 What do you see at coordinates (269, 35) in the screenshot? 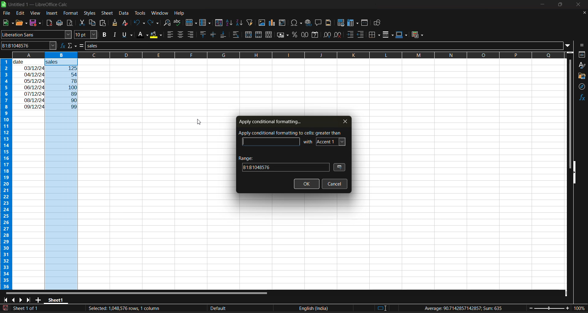
I see `unmerge cells` at bounding box center [269, 35].